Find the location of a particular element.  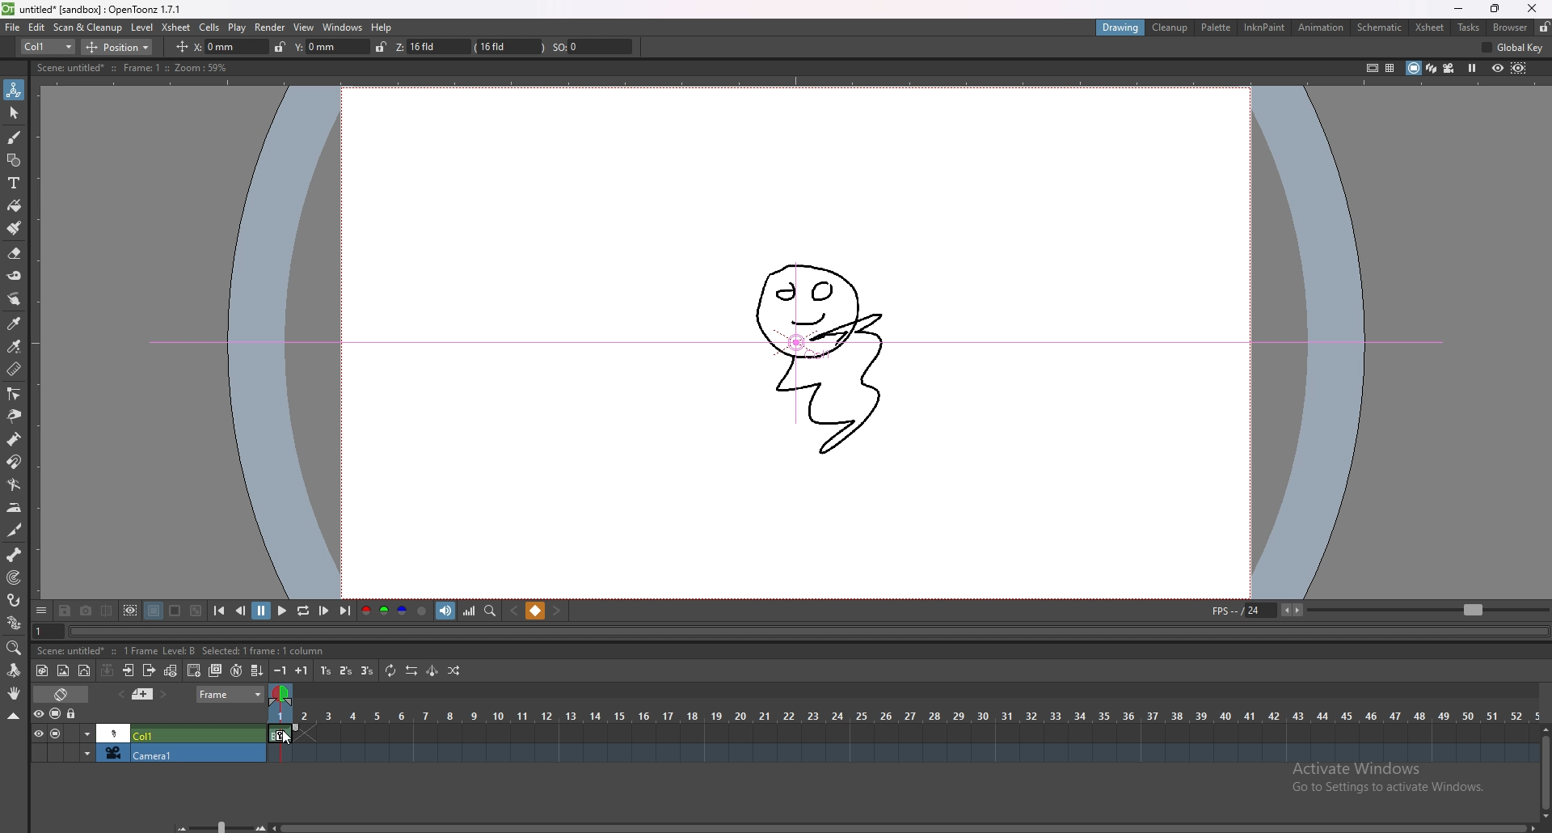

iron is located at coordinates (15, 507).